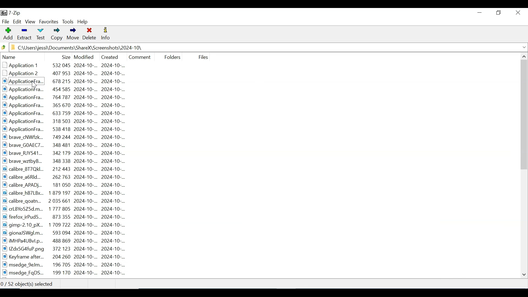 This screenshot has height=297, width=528. I want to click on ApplicationFra... 633759 2024-10-... 2024-10-.., so click(67, 113).